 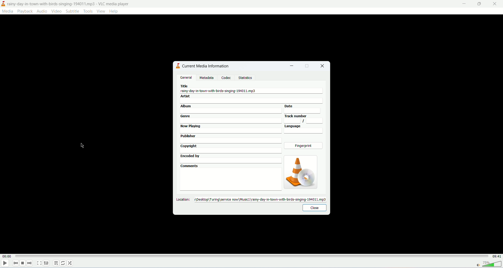 What do you see at coordinates (8, 11) in the screenshot?
I see `media` at bounding box center [8, 11].